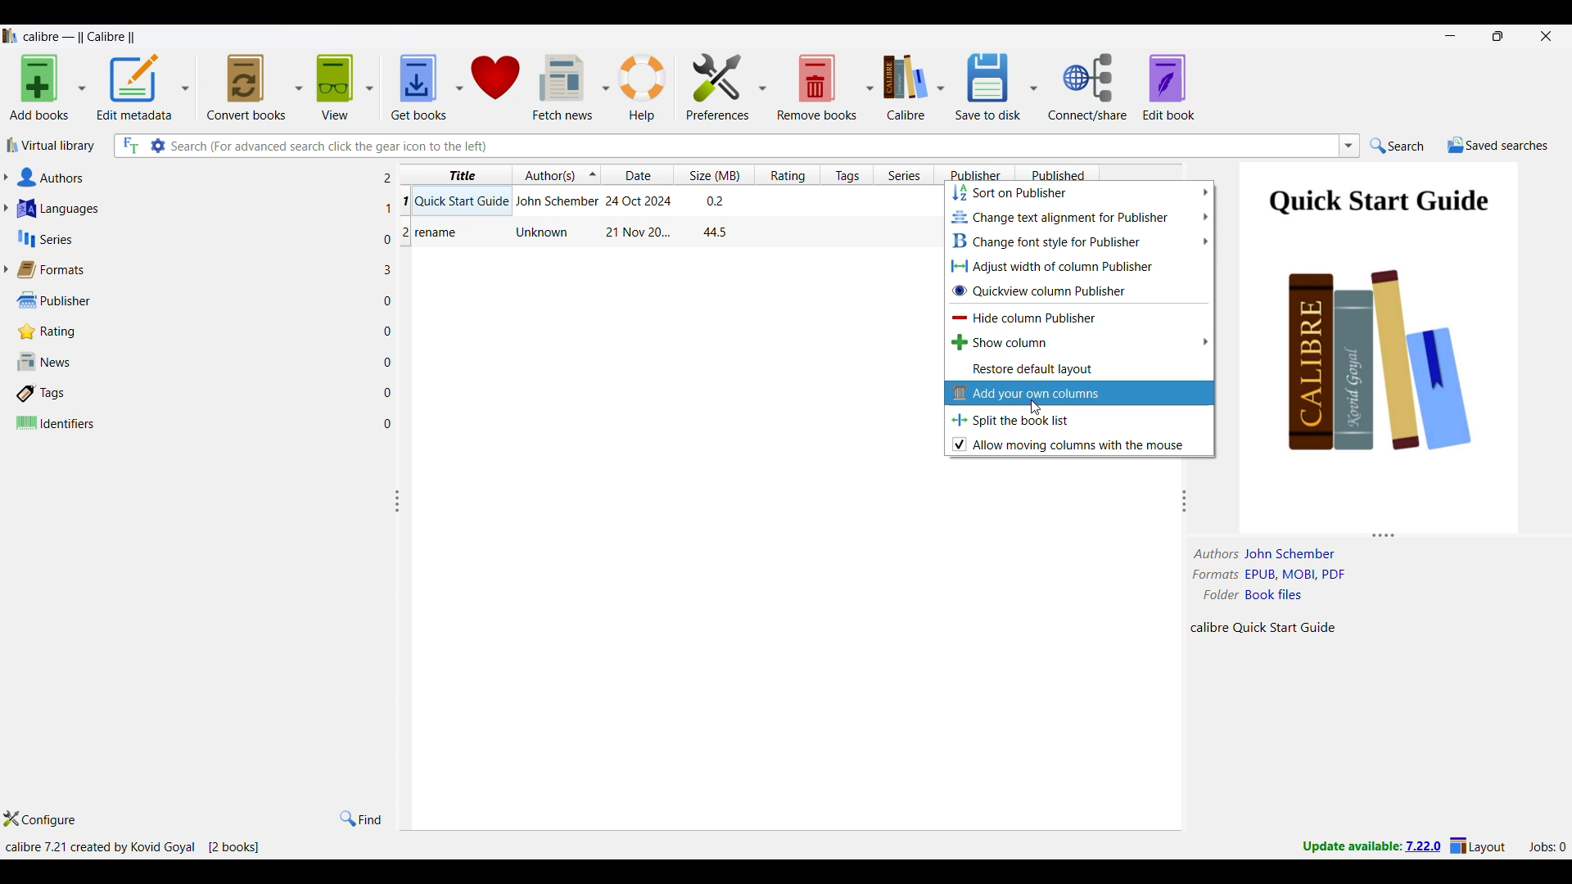 This screenshot has height=884, width=1572. Describe the element at coordinates (1039, 405) in the screenshot. I see `cursor` at that location.